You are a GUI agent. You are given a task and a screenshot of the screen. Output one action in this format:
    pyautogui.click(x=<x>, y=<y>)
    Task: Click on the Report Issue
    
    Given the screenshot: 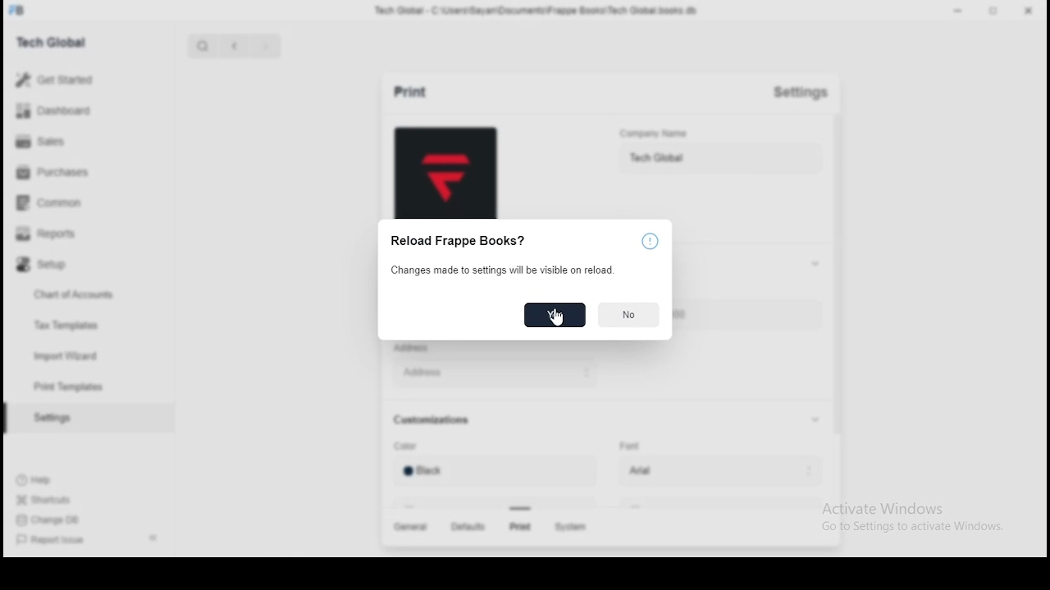 What is the action you would take?
    pyautogui.click(x=52, y=542)
    